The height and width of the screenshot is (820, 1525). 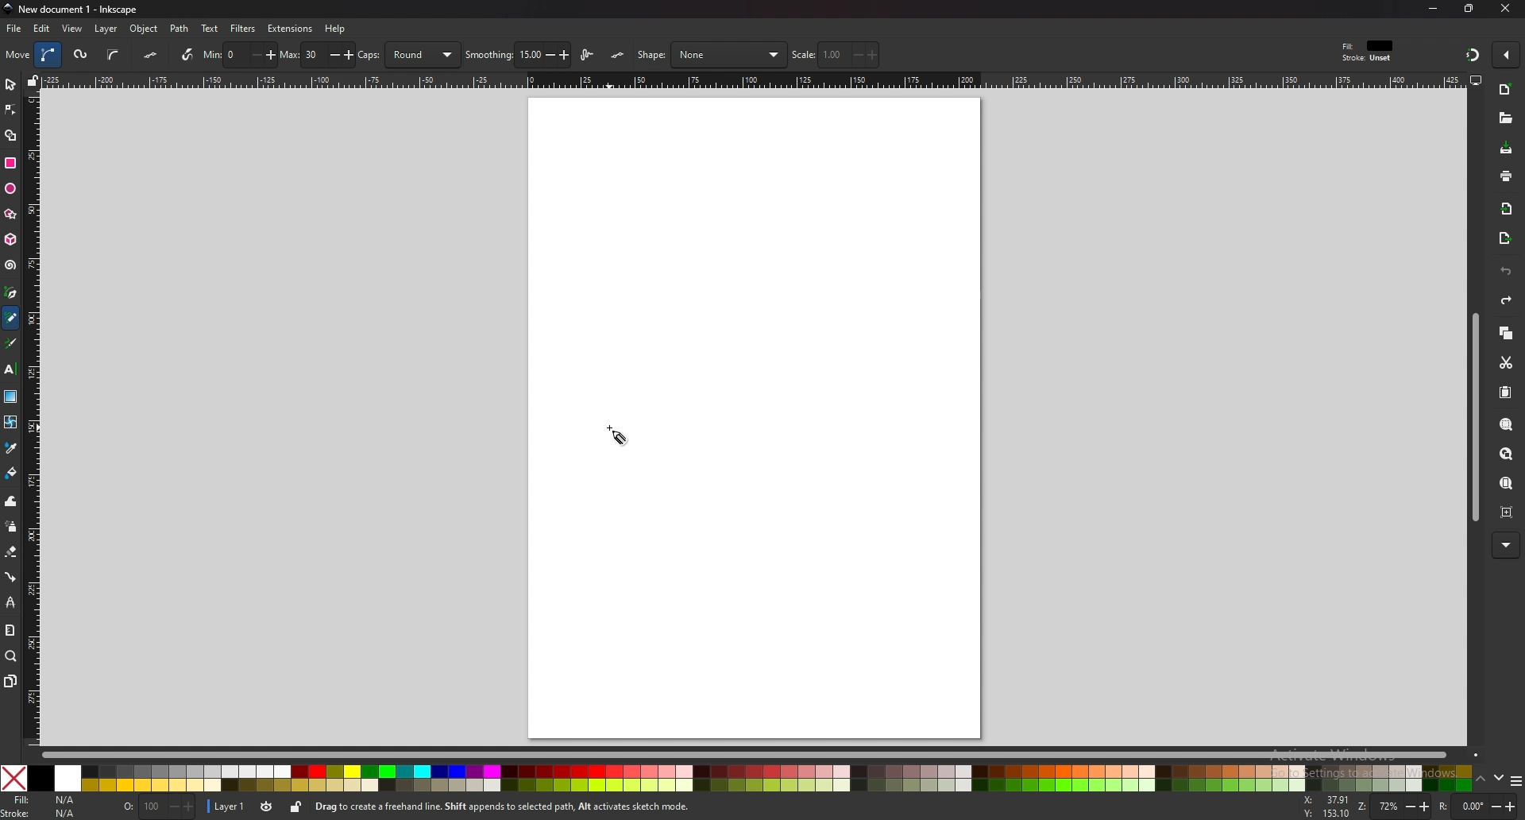 I want to click on file, so click(x=16, y=29).